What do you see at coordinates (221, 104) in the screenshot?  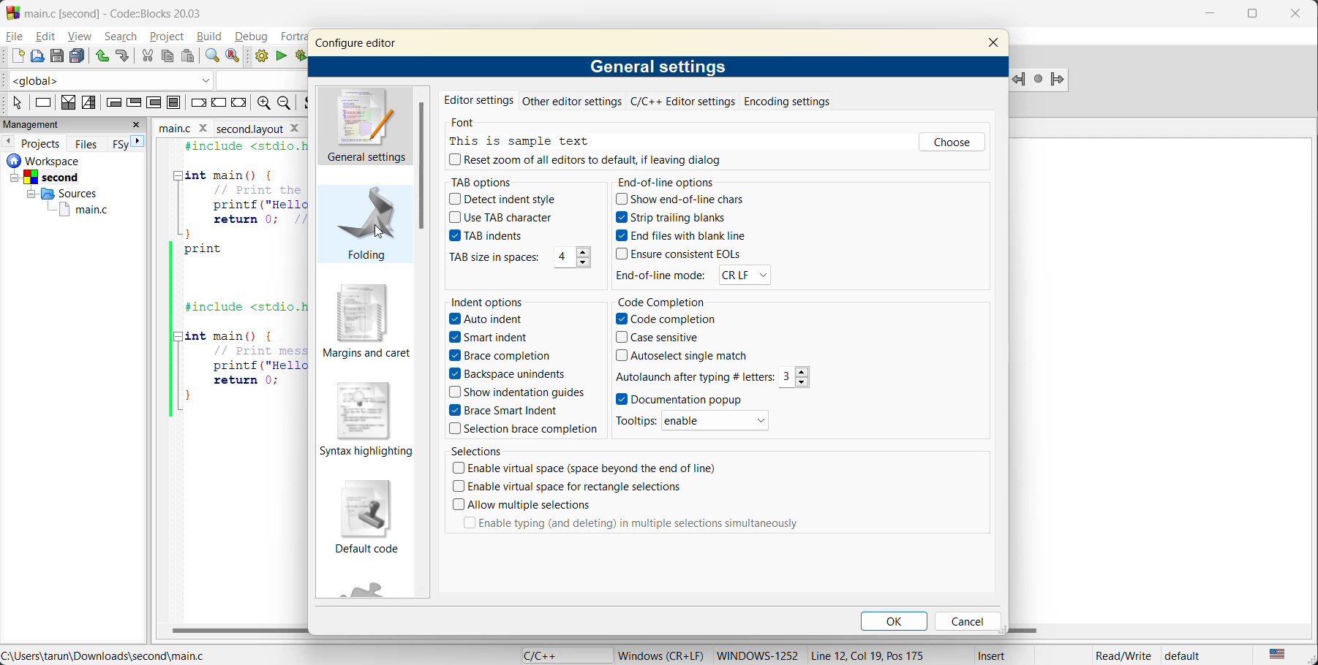 I see `continue instruction` at bounding box center [221, 104].